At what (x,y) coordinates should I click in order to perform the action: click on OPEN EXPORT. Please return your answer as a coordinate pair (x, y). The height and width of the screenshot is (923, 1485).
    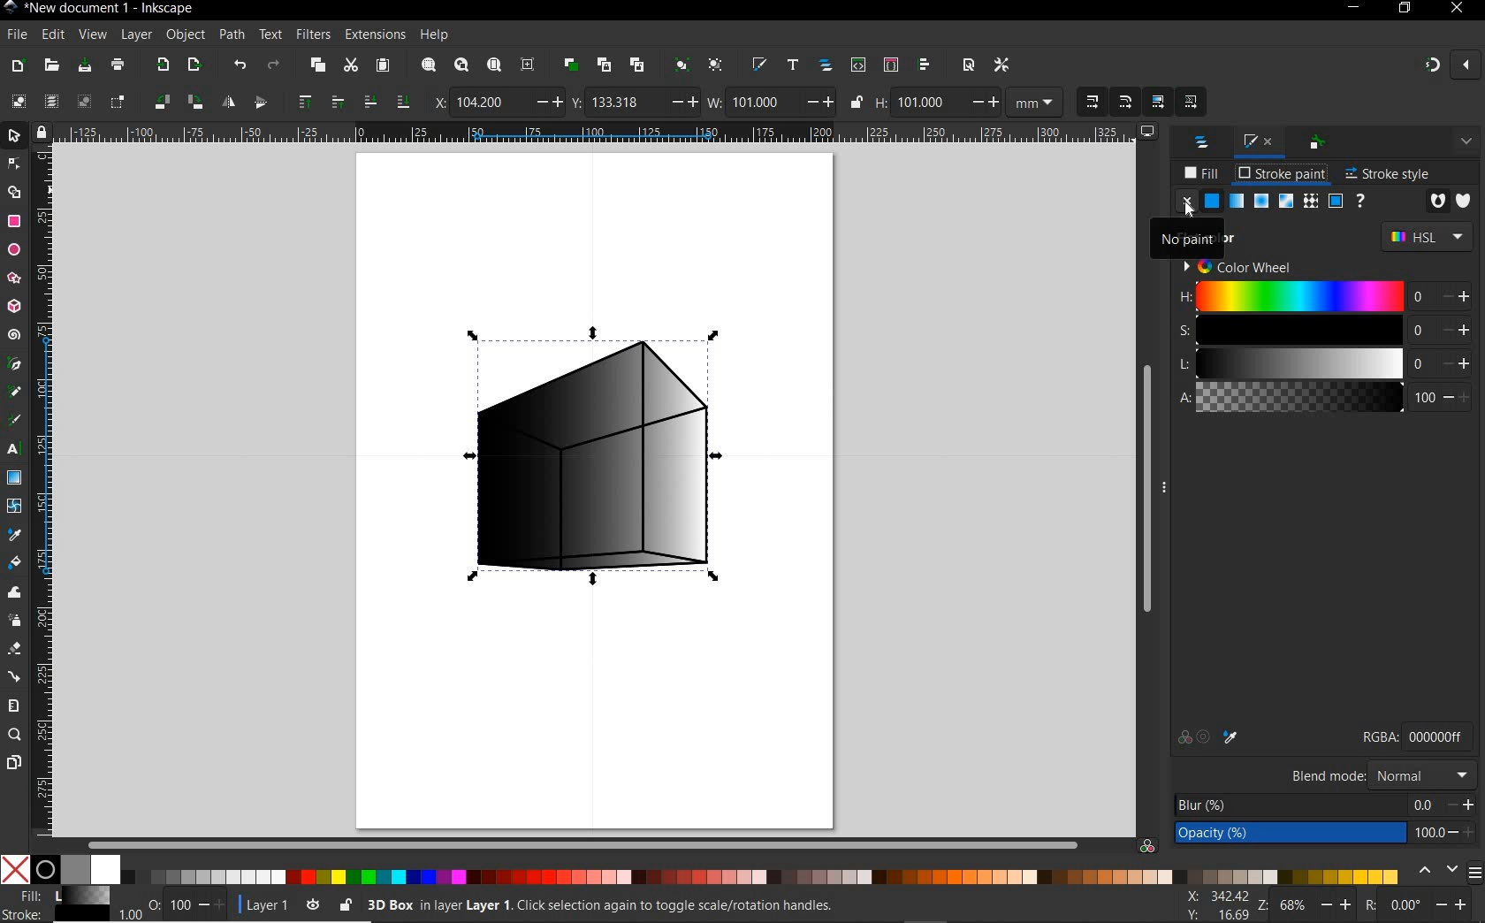
    Looking at the image, I should click on (194, 66).